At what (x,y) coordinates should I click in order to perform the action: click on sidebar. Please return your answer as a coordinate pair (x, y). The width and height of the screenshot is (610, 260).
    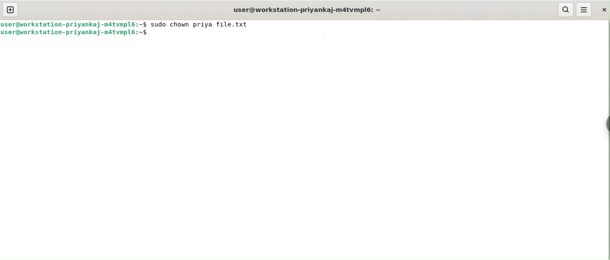
    Looking at the image, I should click on (606, 123).